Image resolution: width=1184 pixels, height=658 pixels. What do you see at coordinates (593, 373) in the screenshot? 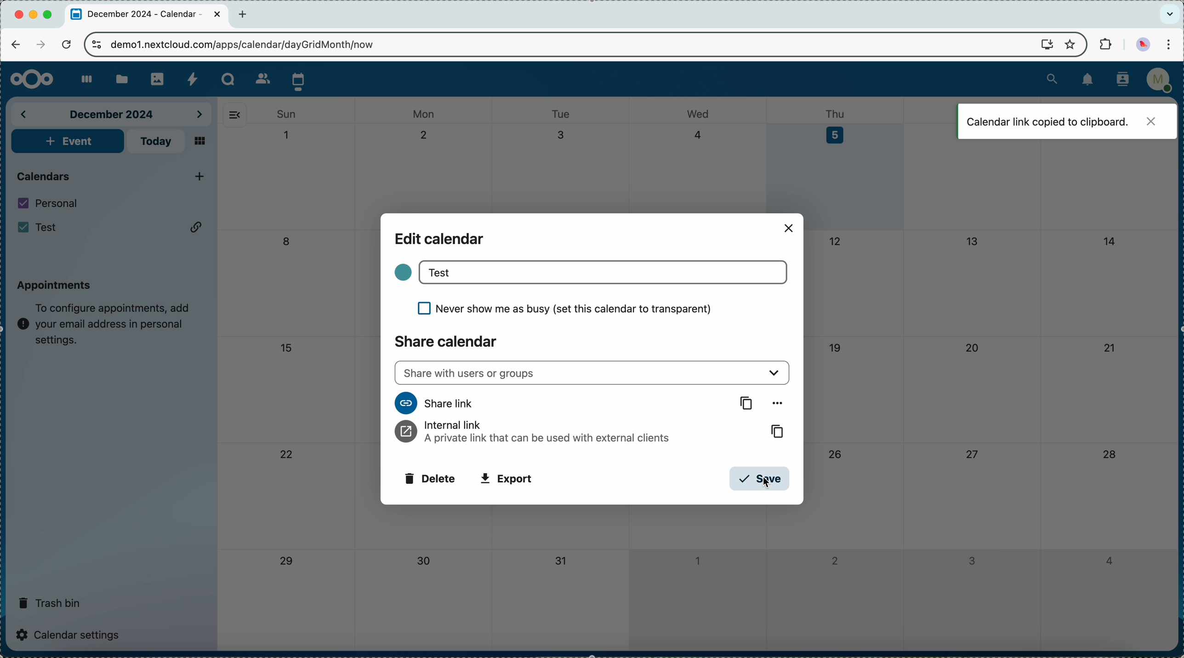
I see `share with users or groups` at bounding box center [593, 373].